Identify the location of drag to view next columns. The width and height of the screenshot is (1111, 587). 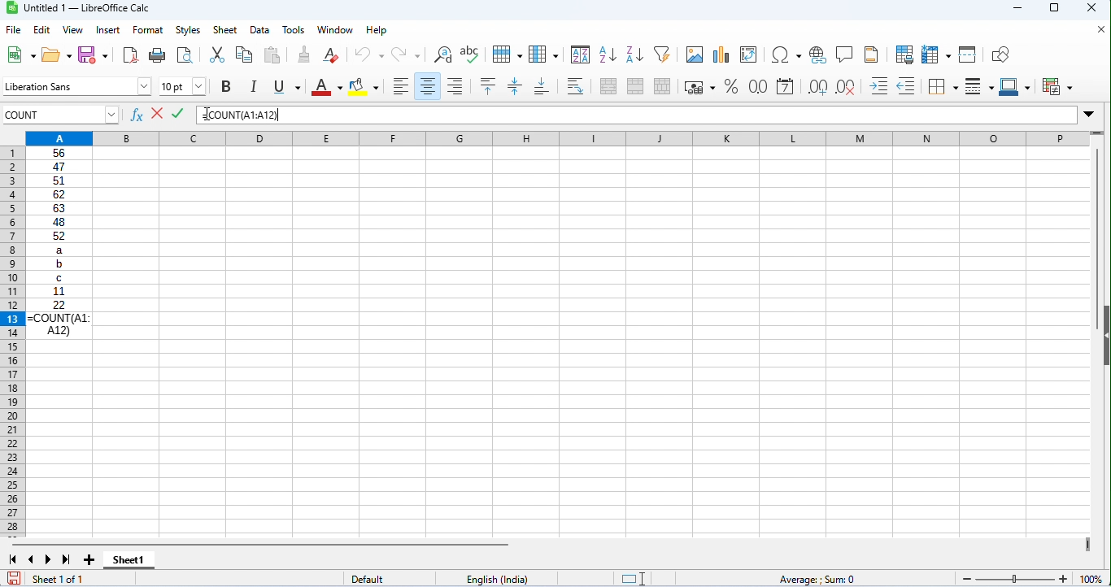
(1089, 545).